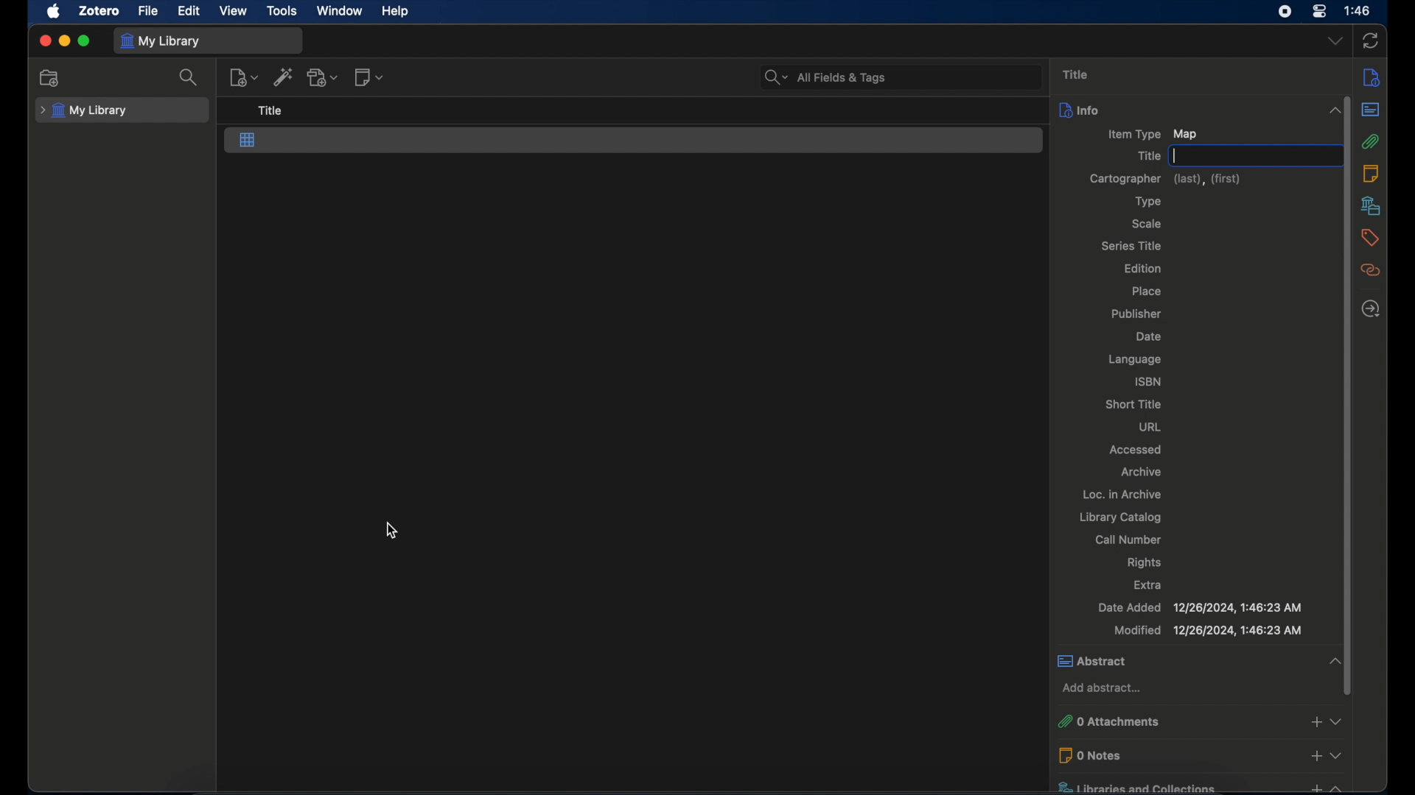 This screenshot has width=1415, height=795. I want to click on my library, so click(160, 40).